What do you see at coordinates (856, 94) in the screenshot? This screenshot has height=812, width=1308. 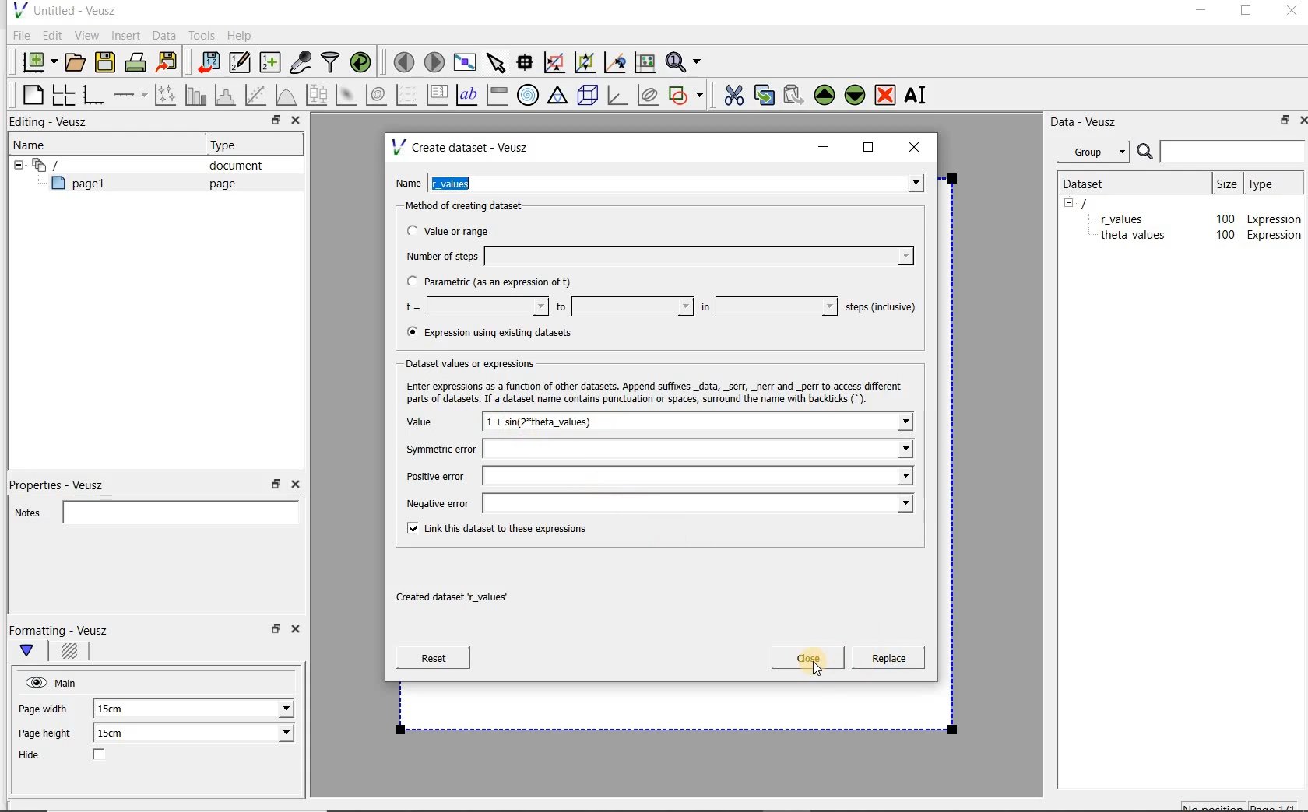 I see `Move the selected widget down` at bounding box center [856, 94].